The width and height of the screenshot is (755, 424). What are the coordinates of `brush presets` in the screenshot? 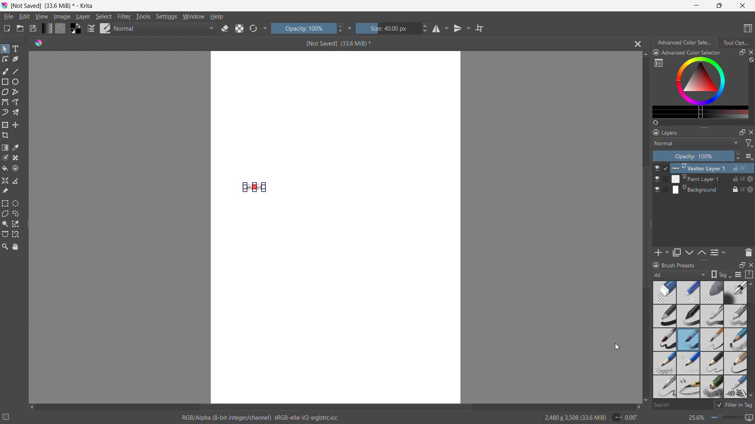 It's located at (674, 265).